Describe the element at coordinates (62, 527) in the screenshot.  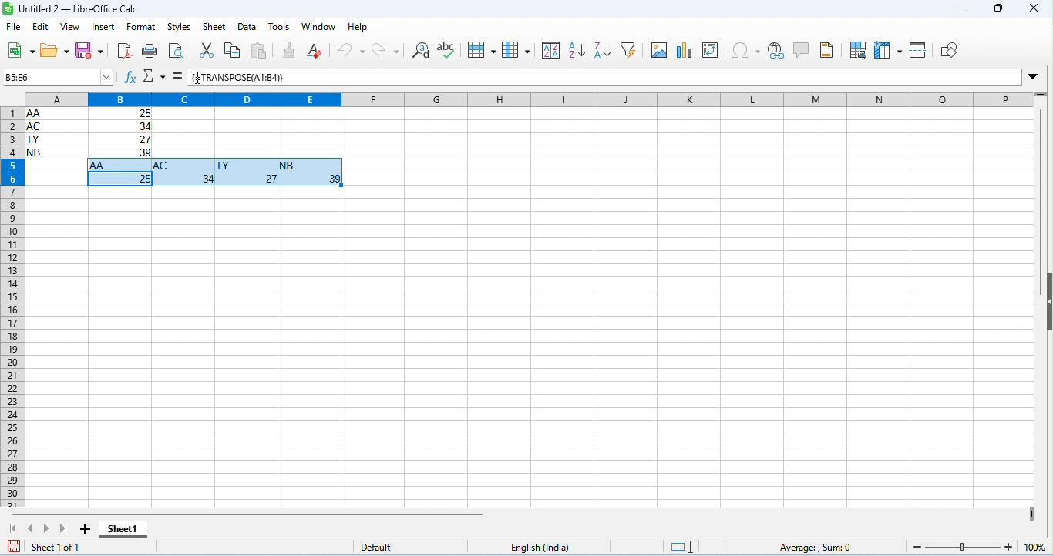
I see `last sheet` at that location.